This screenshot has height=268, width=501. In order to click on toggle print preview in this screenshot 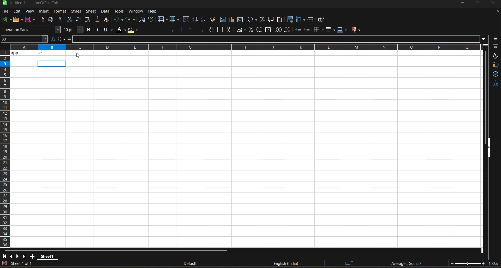, I will do `click(60, 20)`.